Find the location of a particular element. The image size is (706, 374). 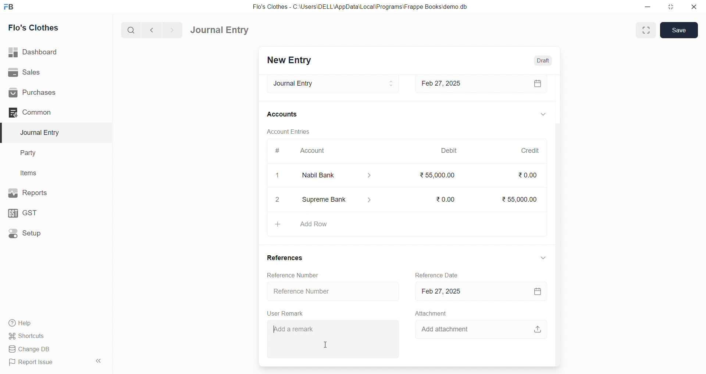

cursor is located at coordinates (326, 344).